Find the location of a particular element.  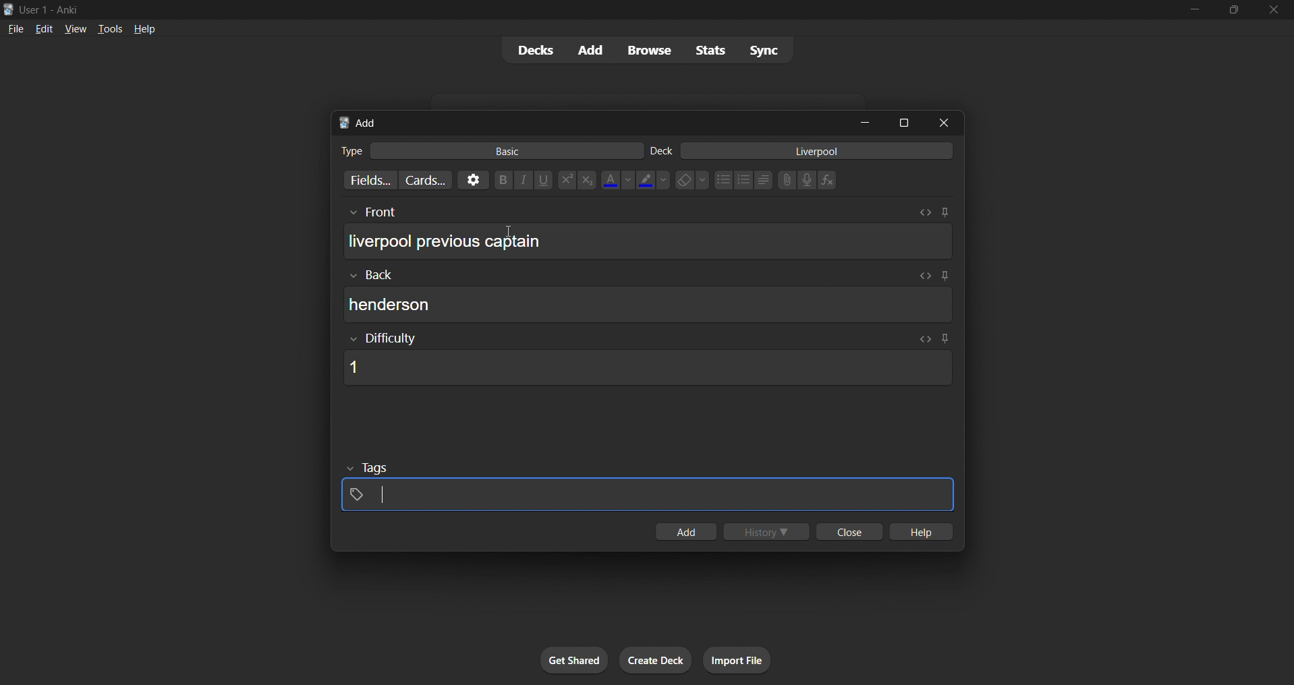

maximize is located at coordinates (905, 121).